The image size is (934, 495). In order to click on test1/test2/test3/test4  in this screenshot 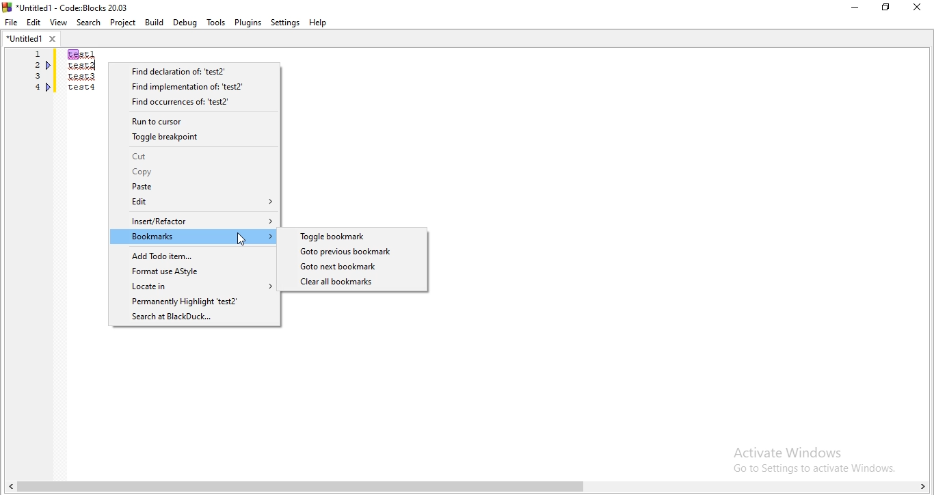, I will do `click(82, 71)`.